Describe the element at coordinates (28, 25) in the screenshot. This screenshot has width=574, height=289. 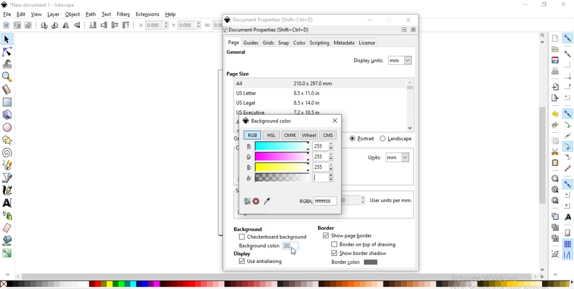
I see `deselct any selected objects or nodes` at that location.